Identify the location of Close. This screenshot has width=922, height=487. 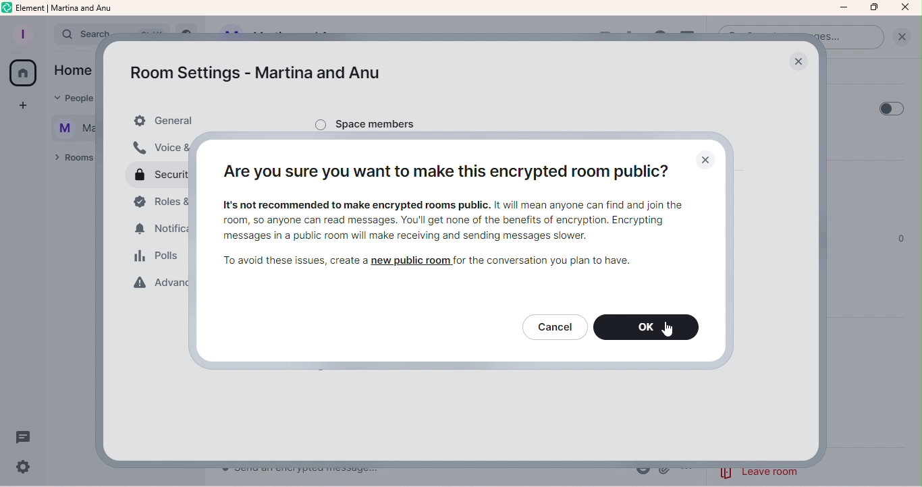
(709, 156).